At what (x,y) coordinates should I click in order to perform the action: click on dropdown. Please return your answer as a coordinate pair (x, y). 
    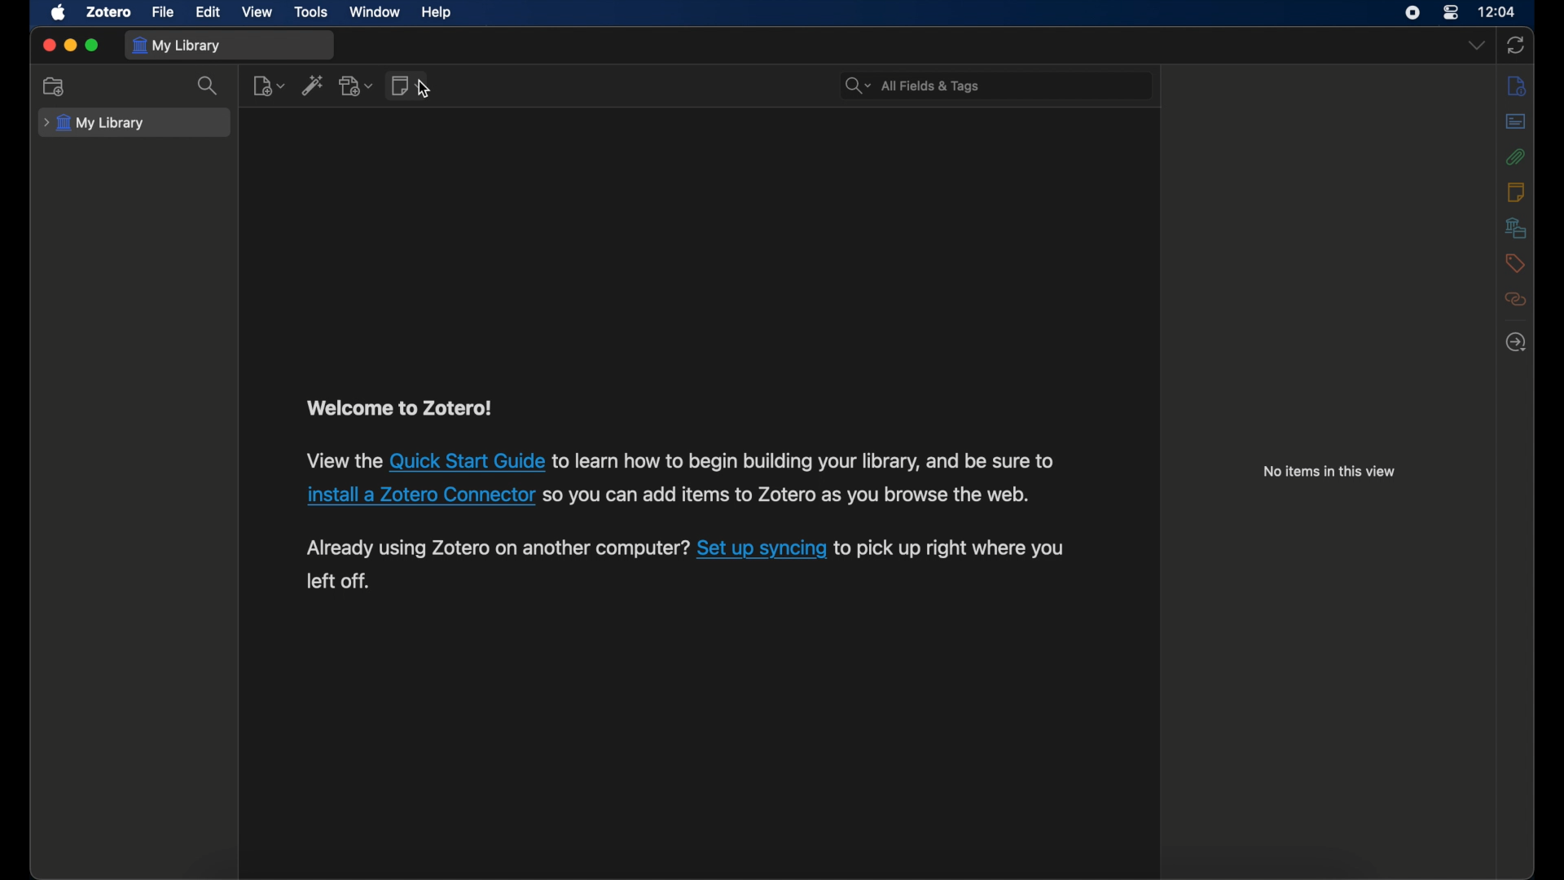
    Looking at the image, I should click on (1477, 46).